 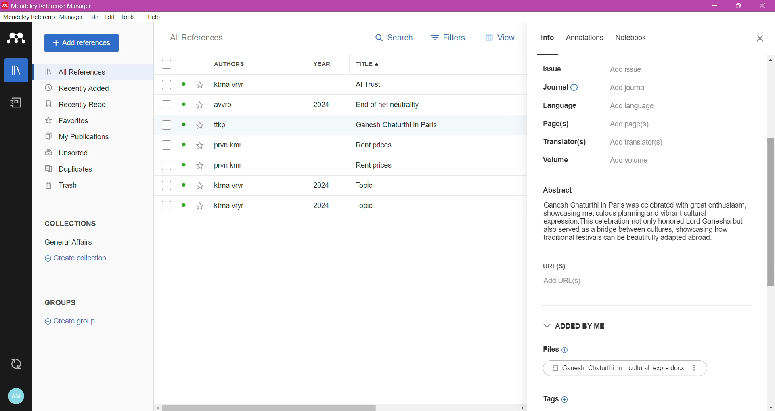 What do you see at coordinates (17, 363) in the screenshot?
I see `Last Sync` at bounding box center [17, 363].